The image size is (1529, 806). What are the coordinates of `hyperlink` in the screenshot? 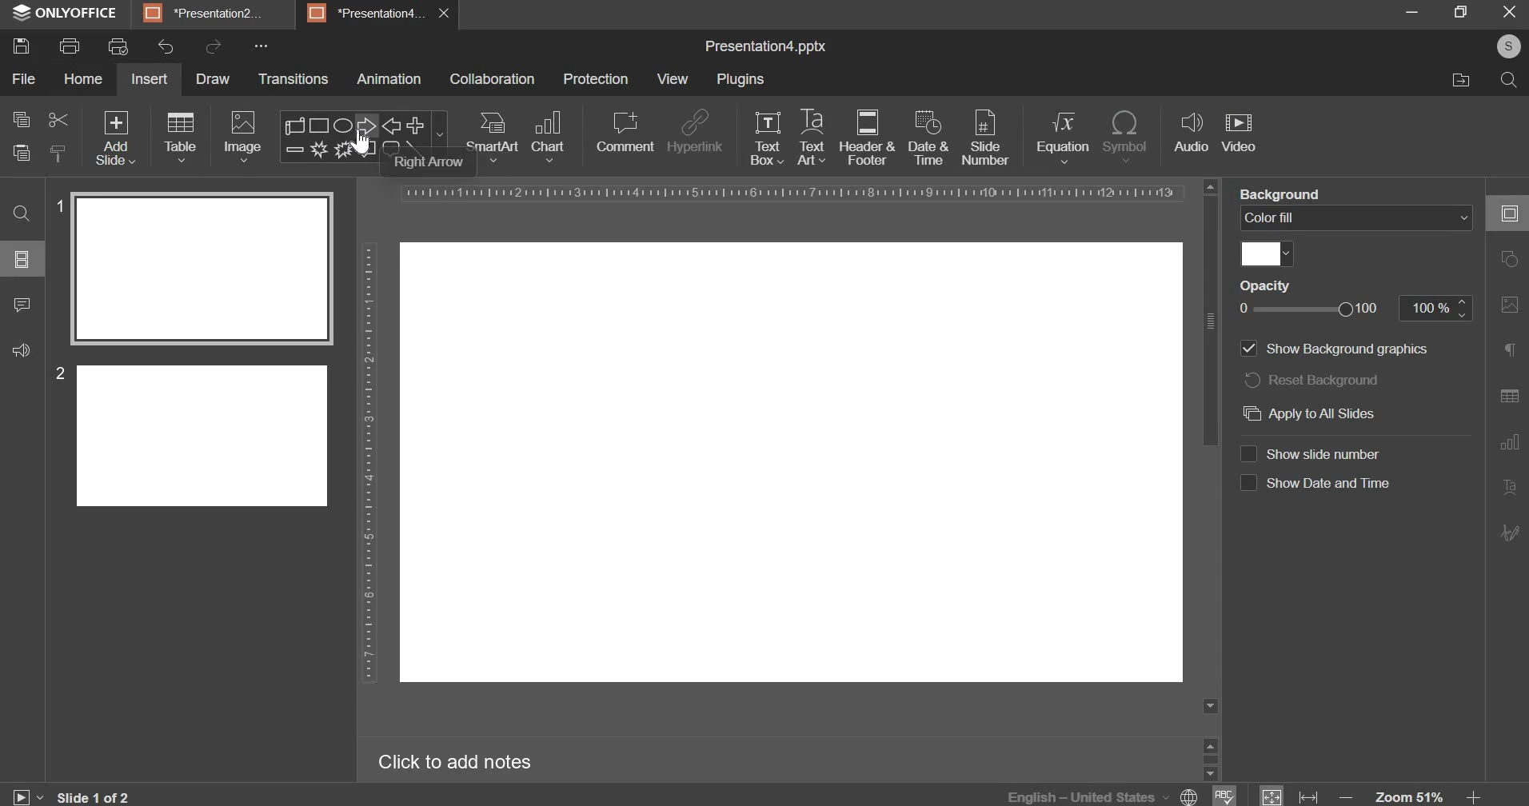 It's located at (695, 134).